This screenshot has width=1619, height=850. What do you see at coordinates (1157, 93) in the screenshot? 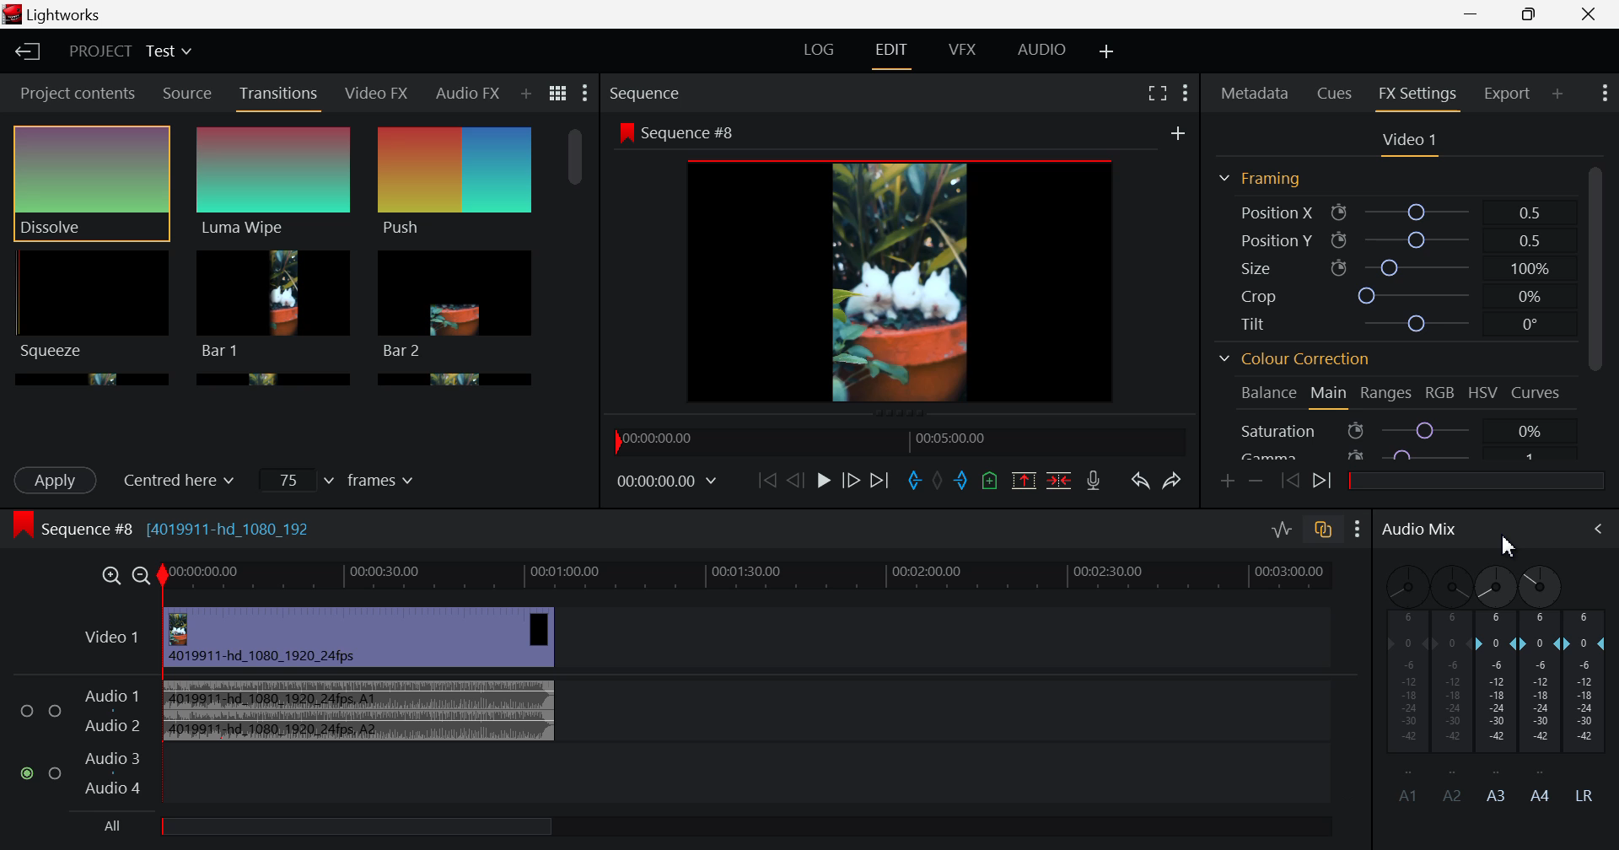
I see `Full Screen` at bounding box center [1157, 93].